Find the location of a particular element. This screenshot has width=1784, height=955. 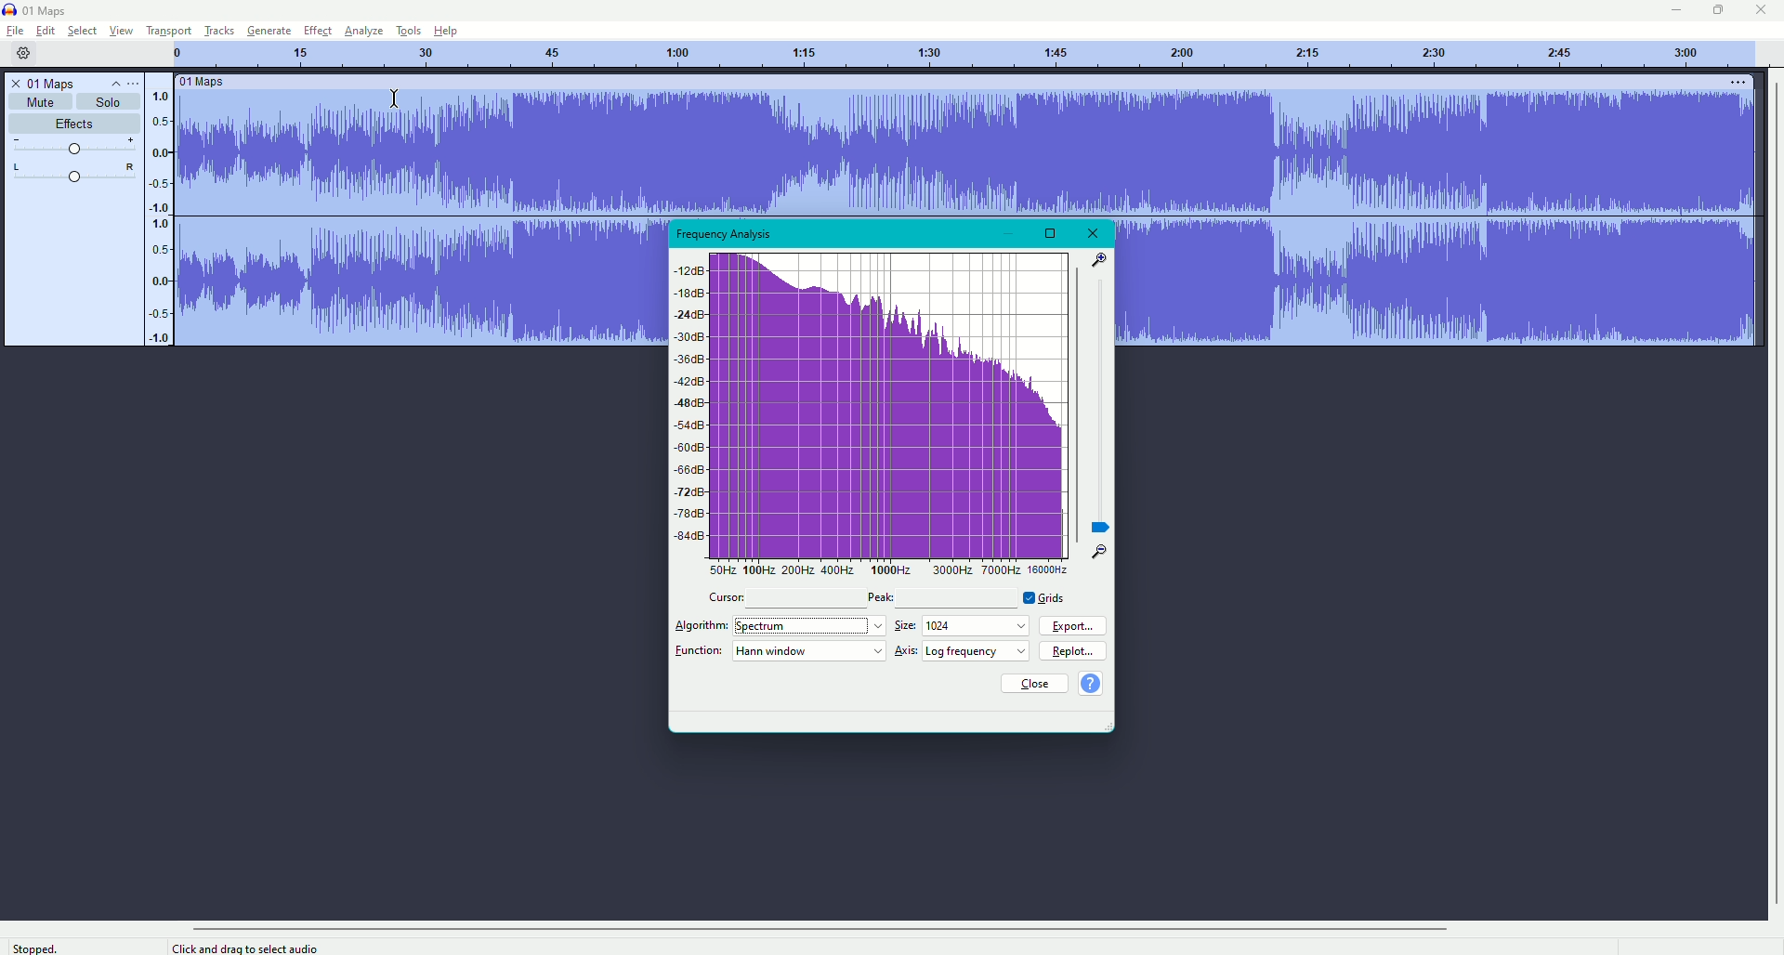

Replot is located at coordinates (1076, 651).